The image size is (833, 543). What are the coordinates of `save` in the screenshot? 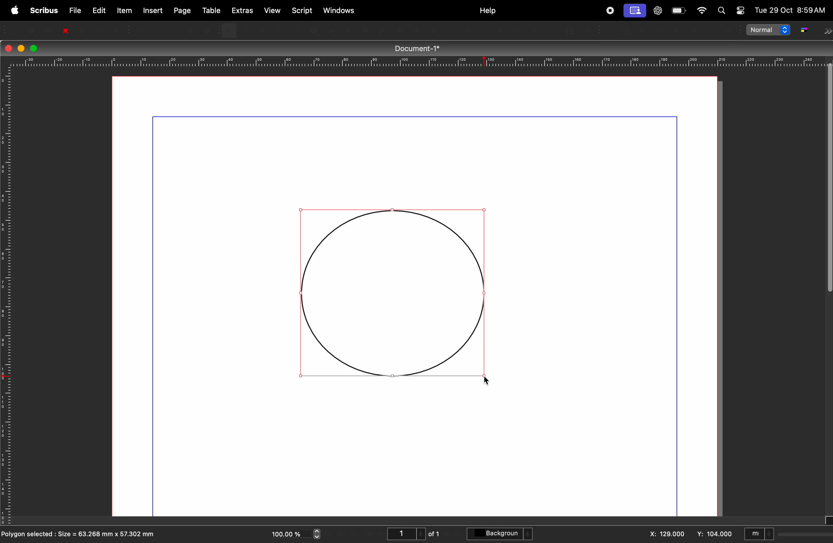 It's located at (49, 30).